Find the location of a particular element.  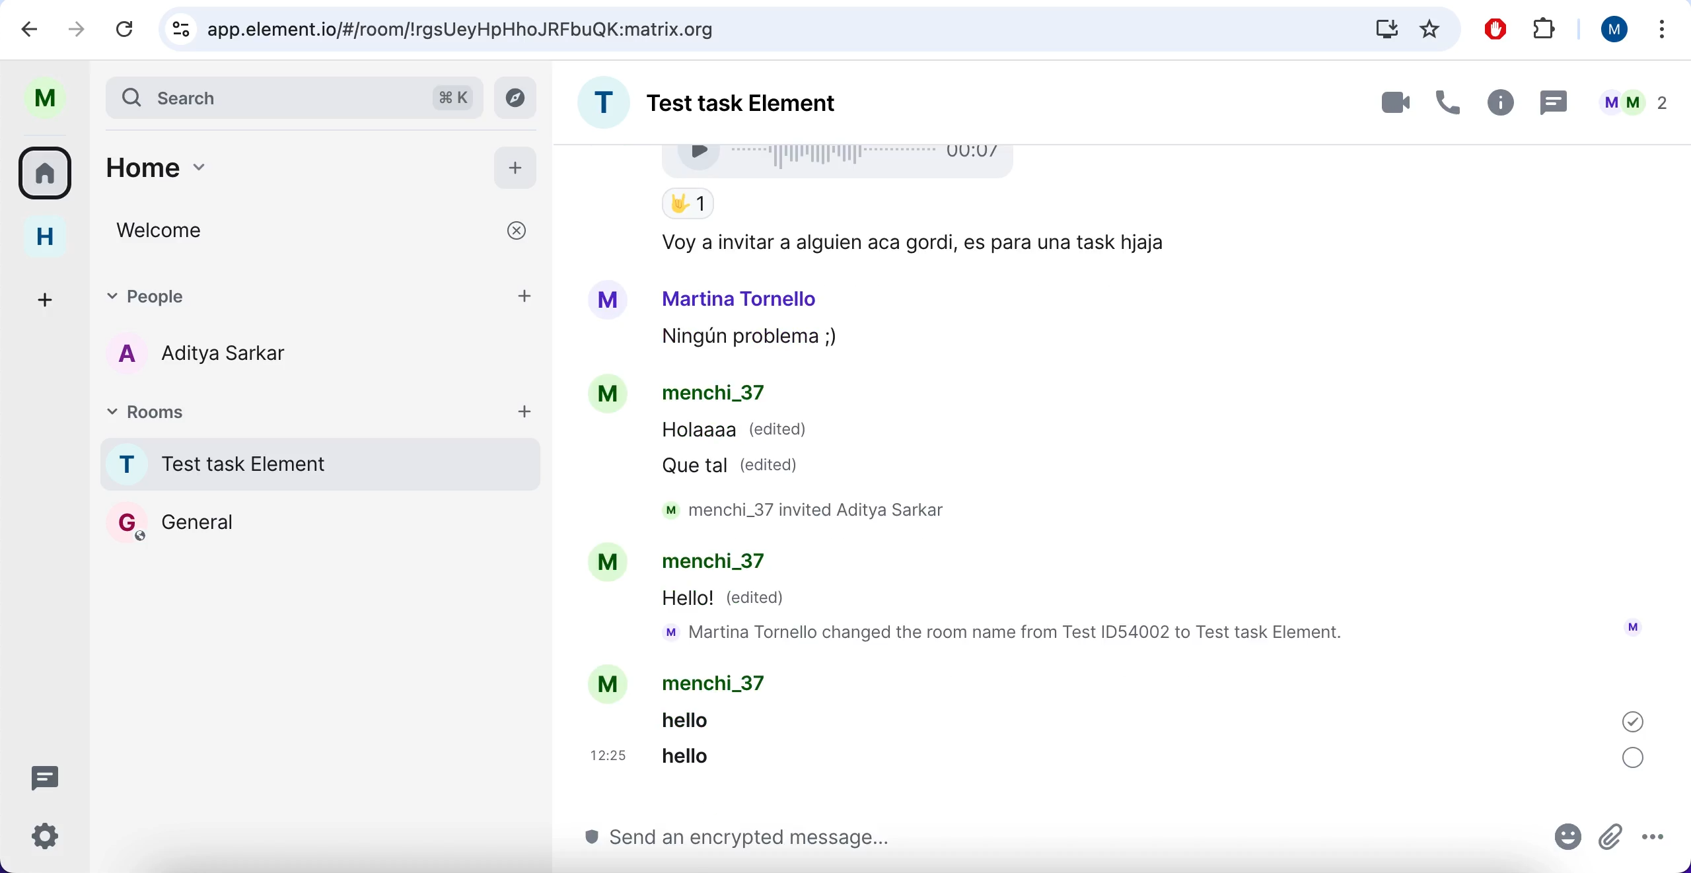

Avatar is located at coordinates (606, 564).